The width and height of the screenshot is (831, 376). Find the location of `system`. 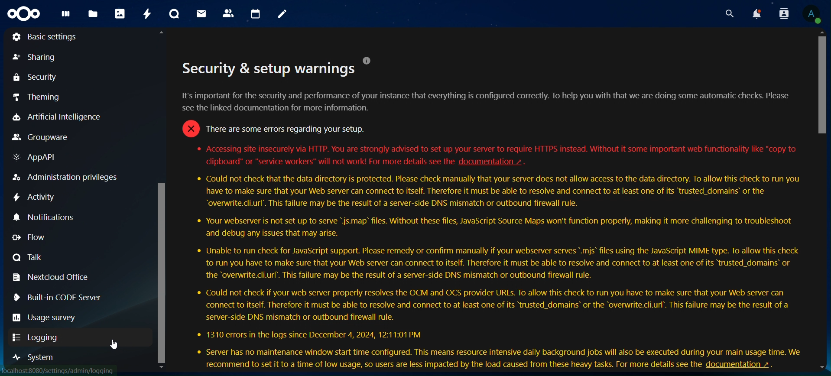

system is located at coordinates (34, 360).